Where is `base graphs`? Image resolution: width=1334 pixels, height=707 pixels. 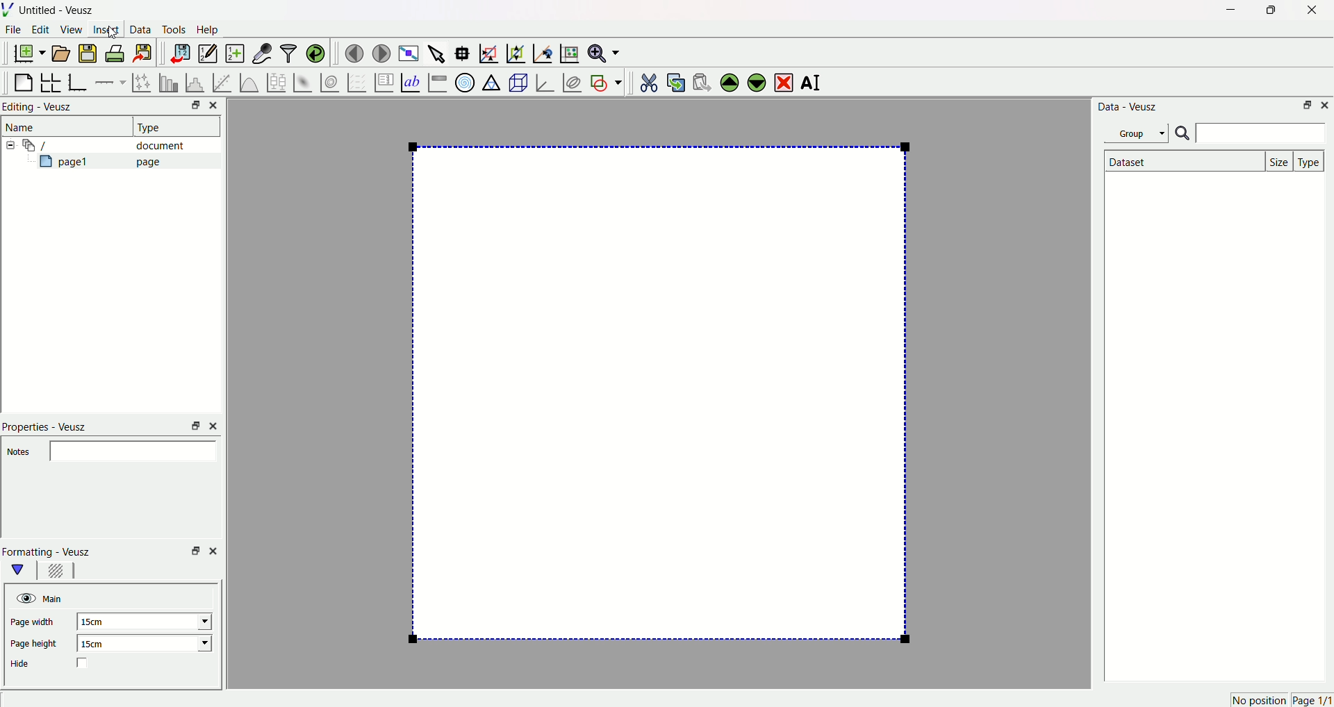
base graphs is located at coordinates (79, 81).